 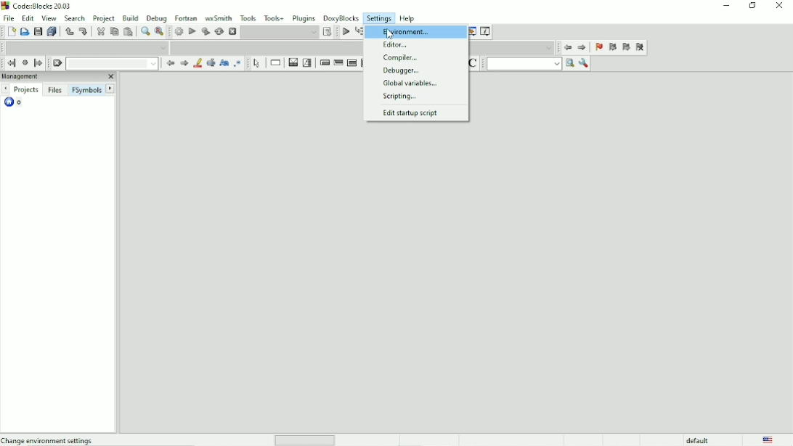 I want to click on Run to cursor, so click(x=358, y=31).